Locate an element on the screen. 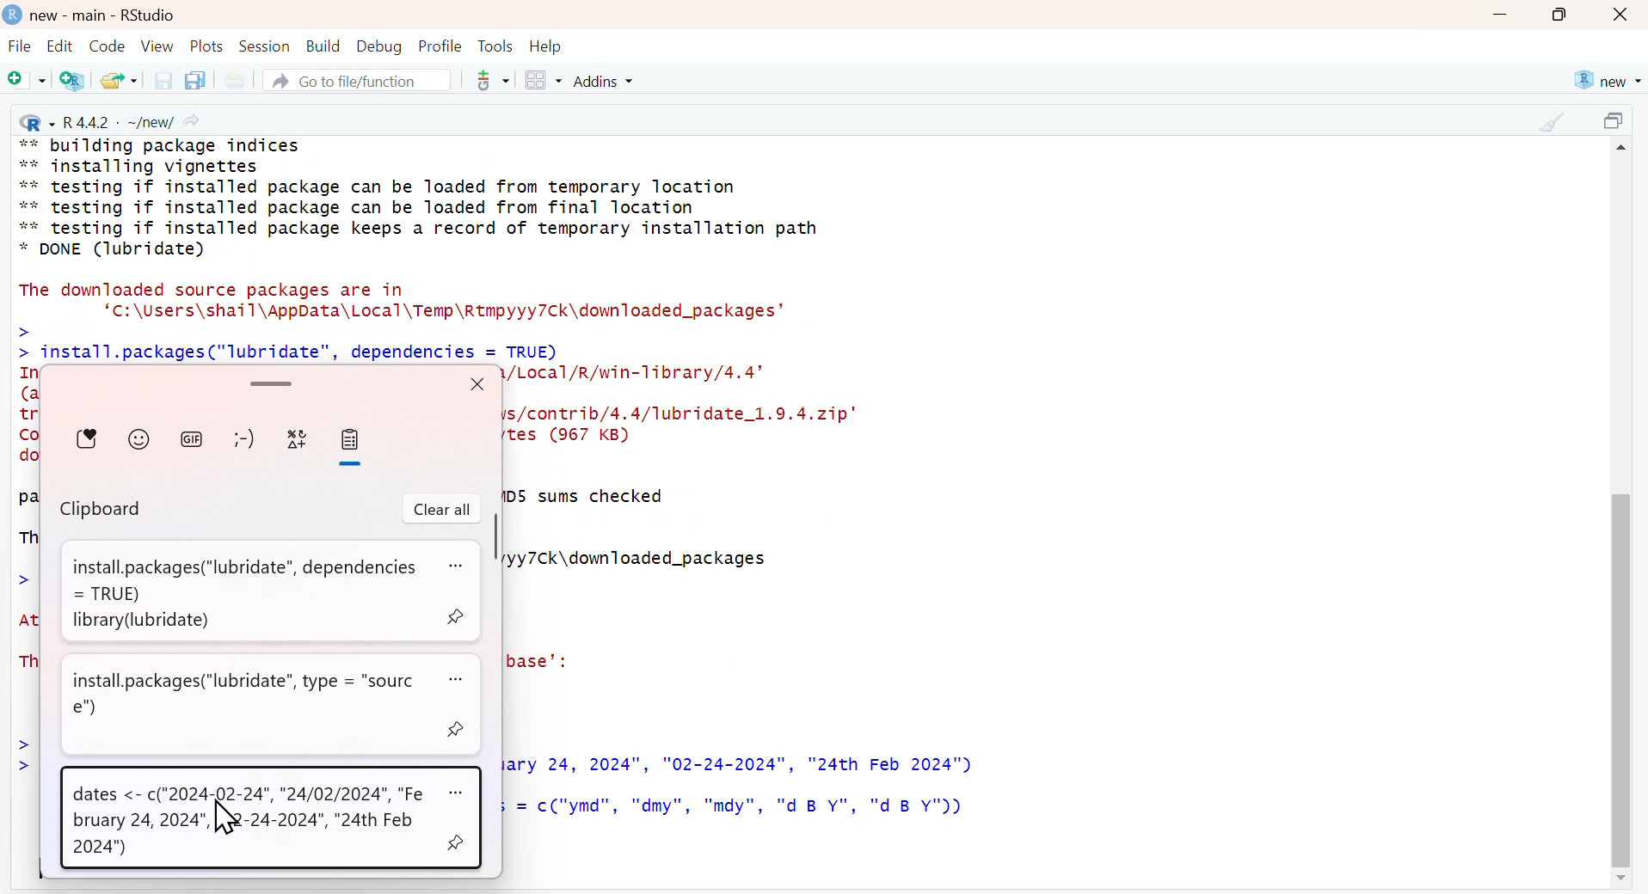 The height and width of the screenshot is (894, 1648). Create a project is located at coordinates (74, 80).